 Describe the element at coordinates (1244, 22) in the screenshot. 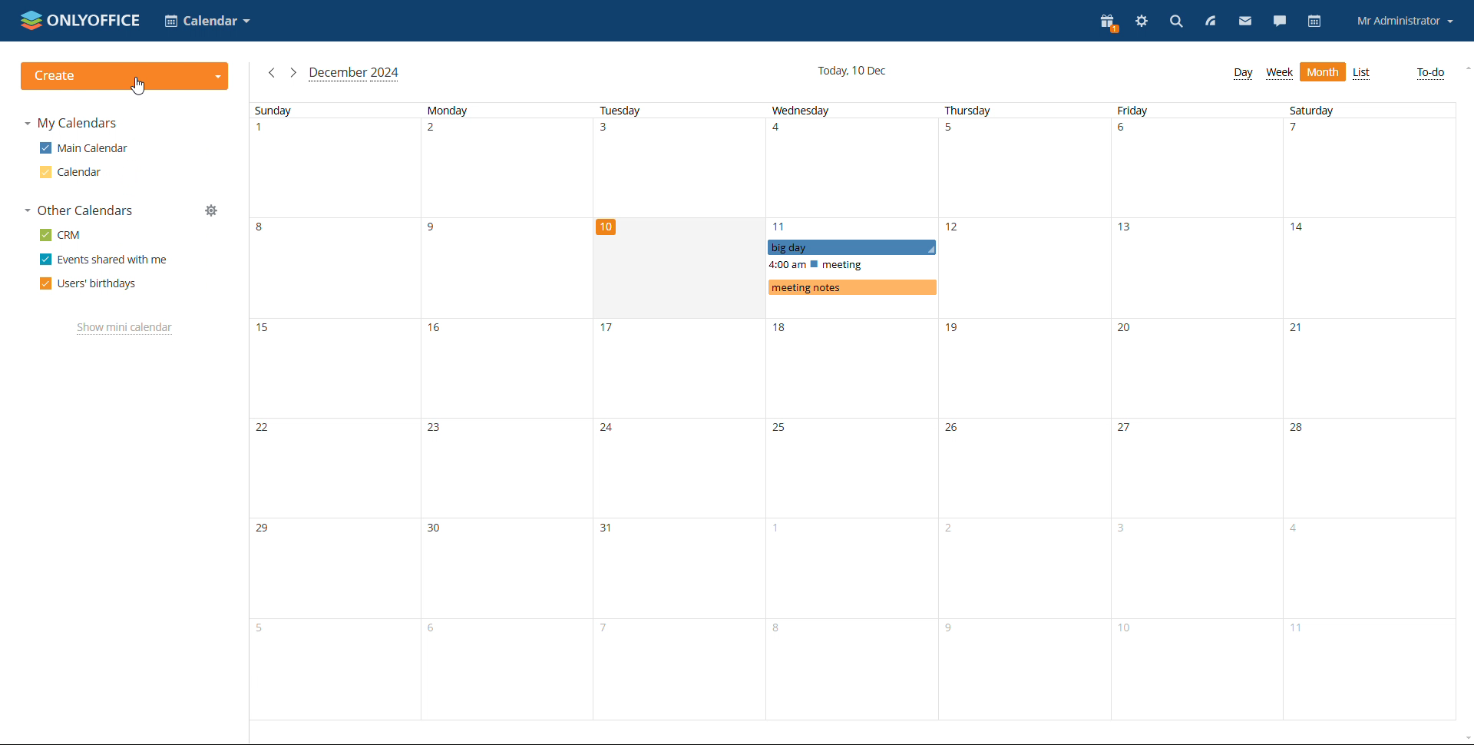

I see `mail` at that location.